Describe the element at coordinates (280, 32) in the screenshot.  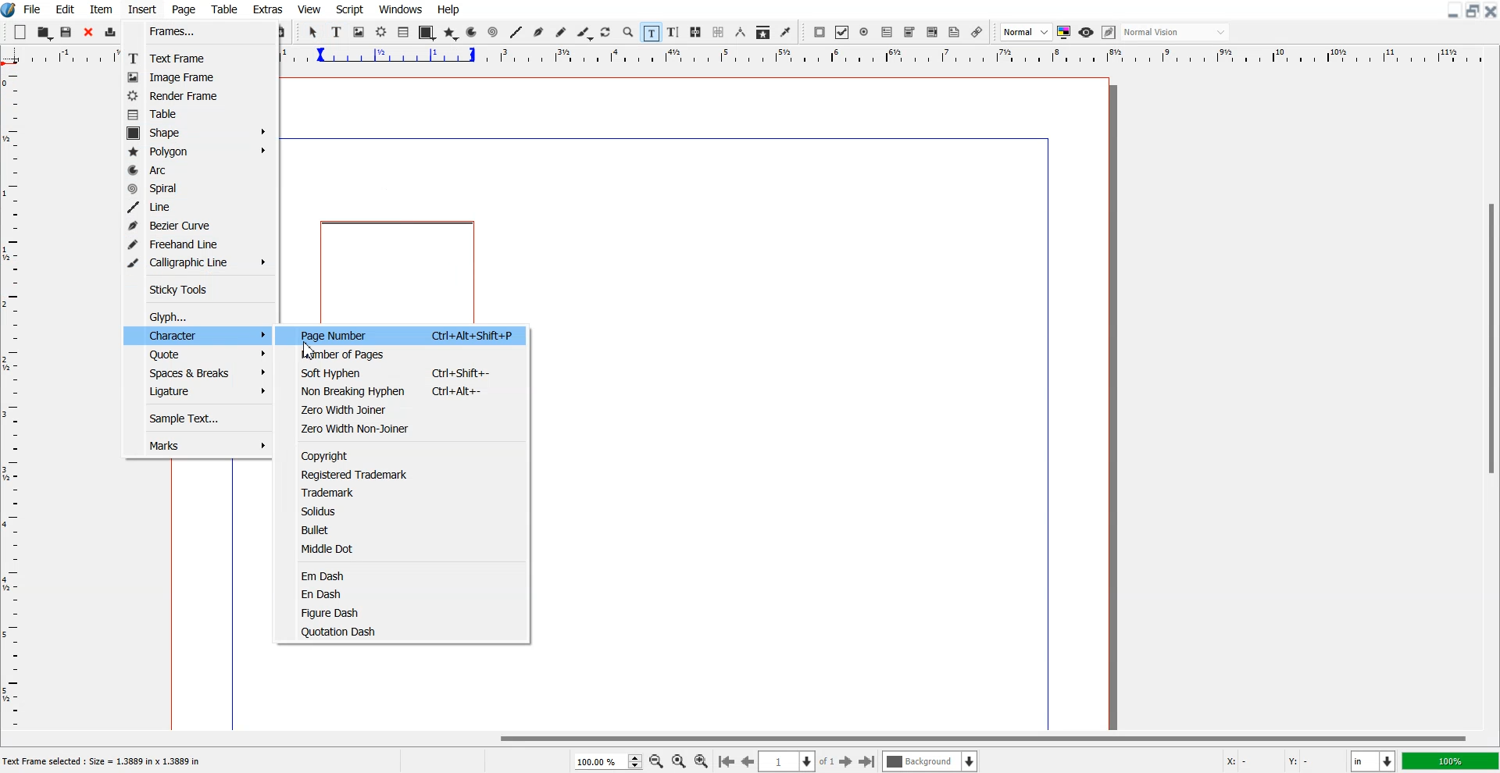
I see `Paste` at that location.